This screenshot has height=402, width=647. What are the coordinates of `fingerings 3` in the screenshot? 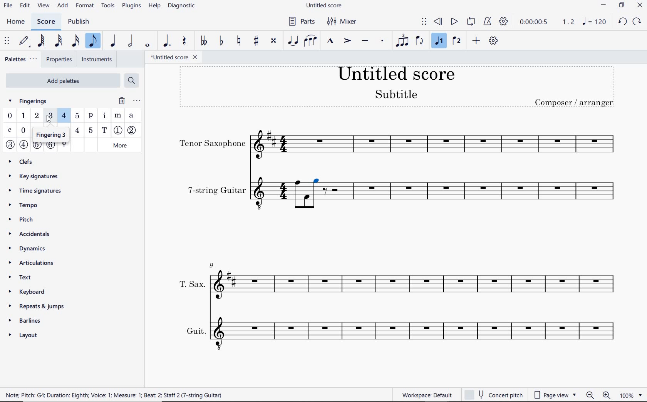 It's located at (50, 116).